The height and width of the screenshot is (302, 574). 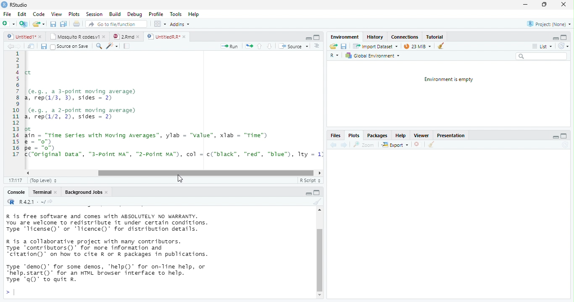 I want to click on back, so click(x=332, y=145).